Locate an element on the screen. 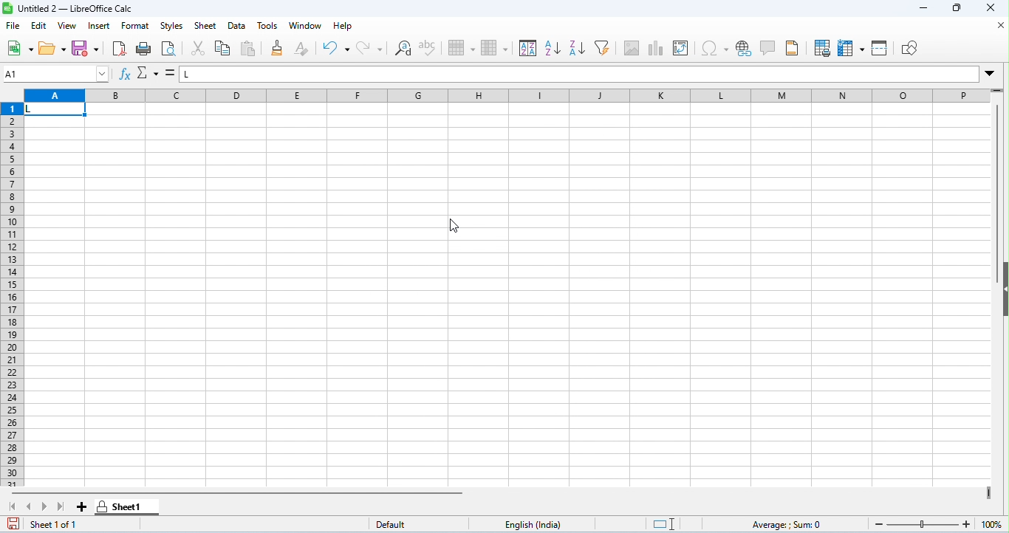 Image resolution: width=1009 pixels, height=533 pixels. close is located at coordinates (989, 8).